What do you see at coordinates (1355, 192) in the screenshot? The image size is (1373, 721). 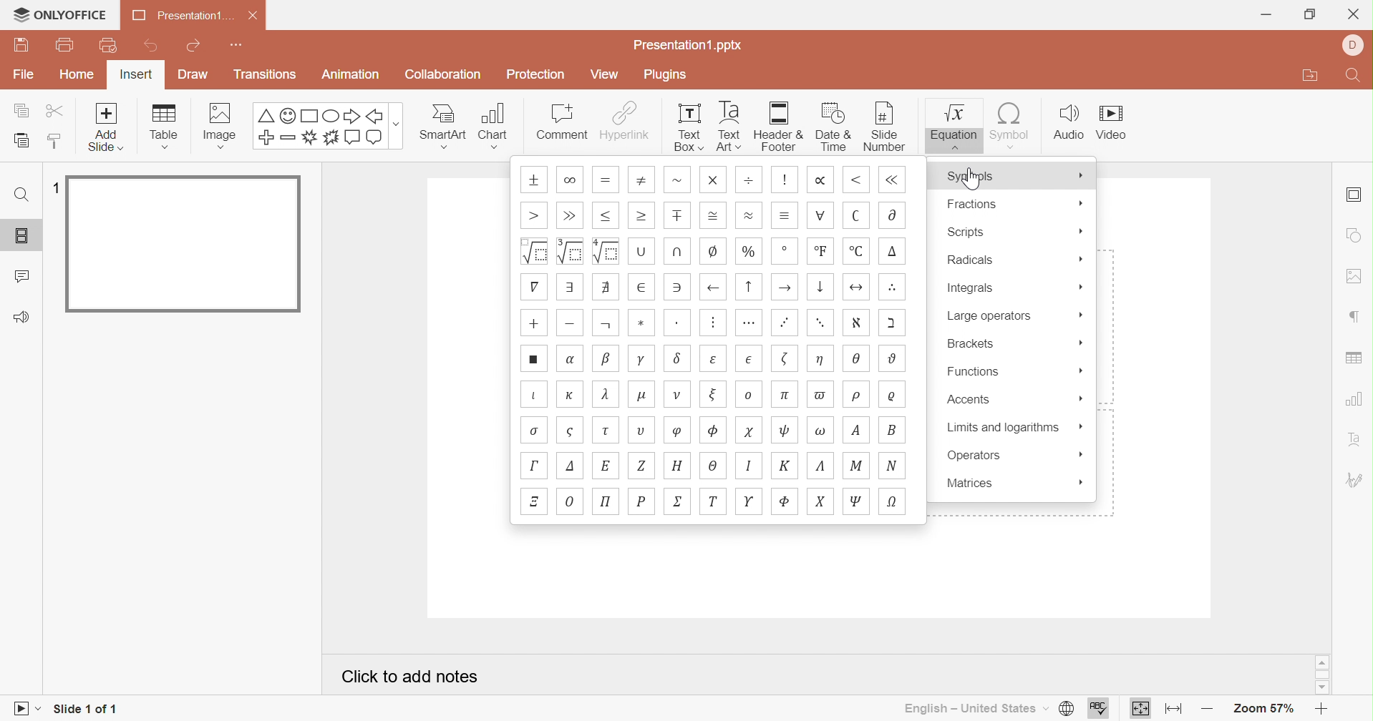 I see `Slide settings` at bounding box center [1355, 192].